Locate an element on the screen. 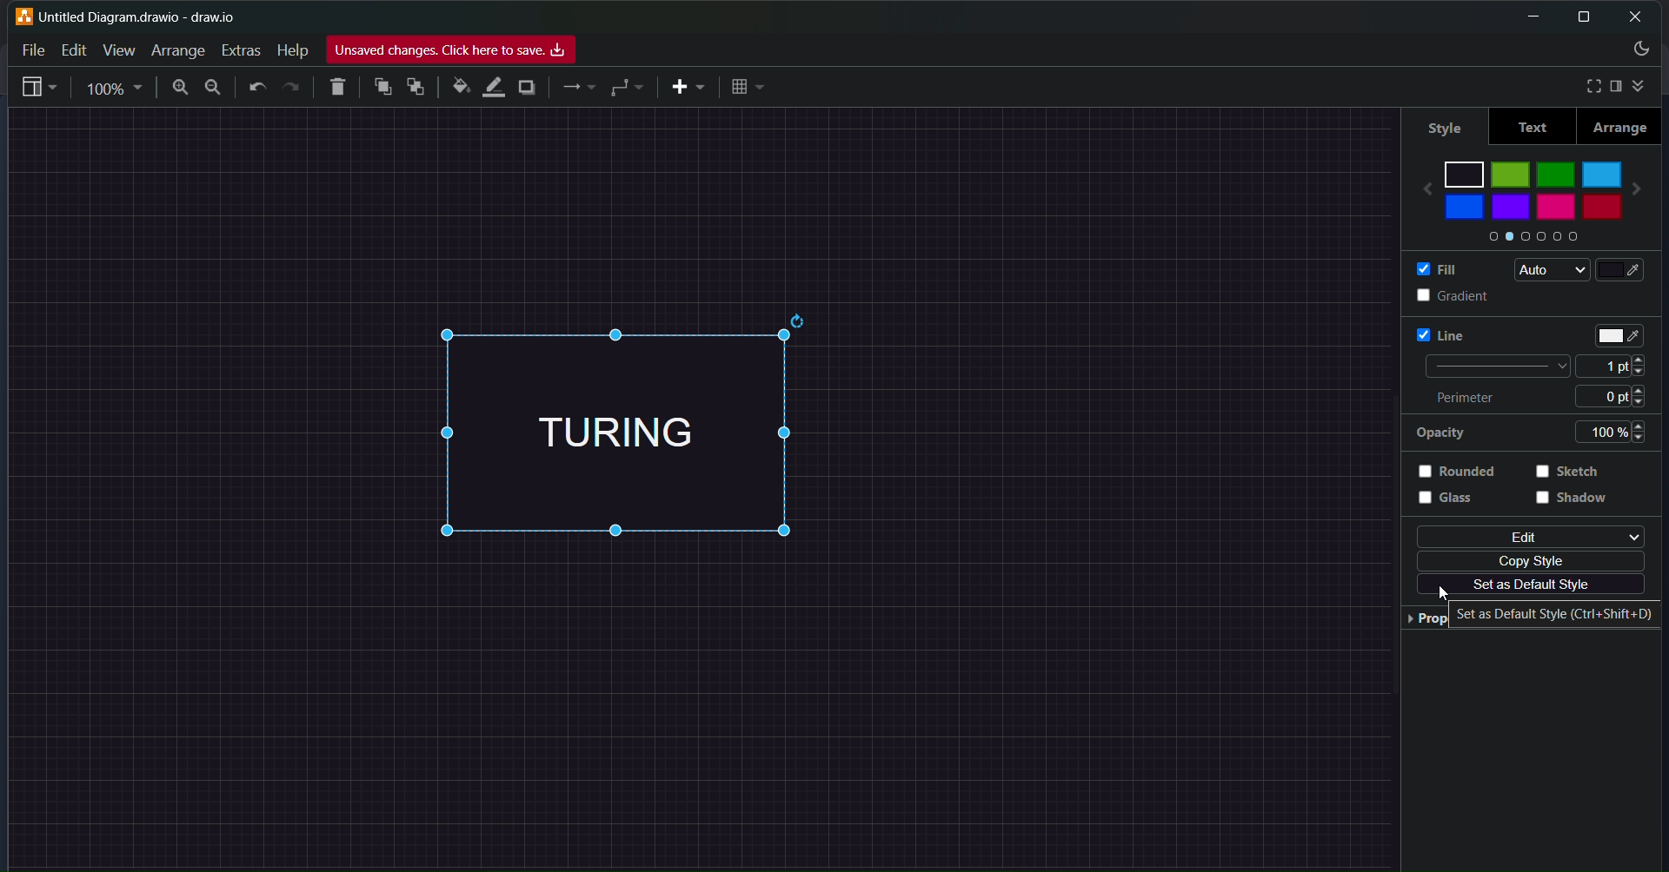  edit is located at coordinates (1526, 536).